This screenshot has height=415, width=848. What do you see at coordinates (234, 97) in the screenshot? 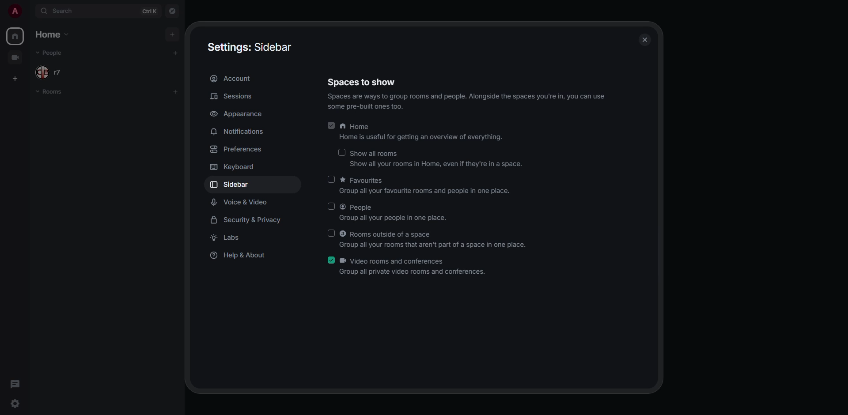
I see `sessions` at bounding box center [234, 97].